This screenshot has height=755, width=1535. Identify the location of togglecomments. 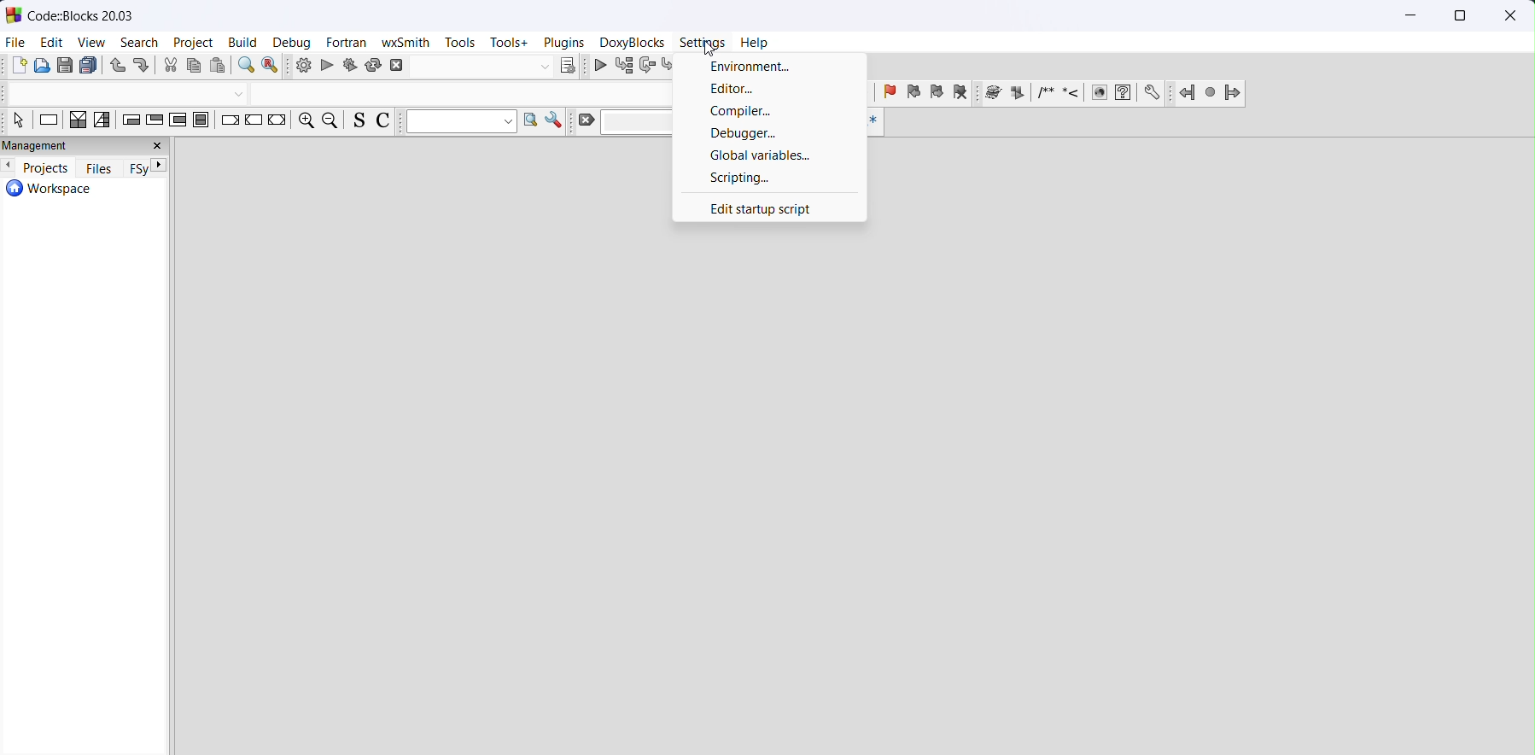
(382, 122).